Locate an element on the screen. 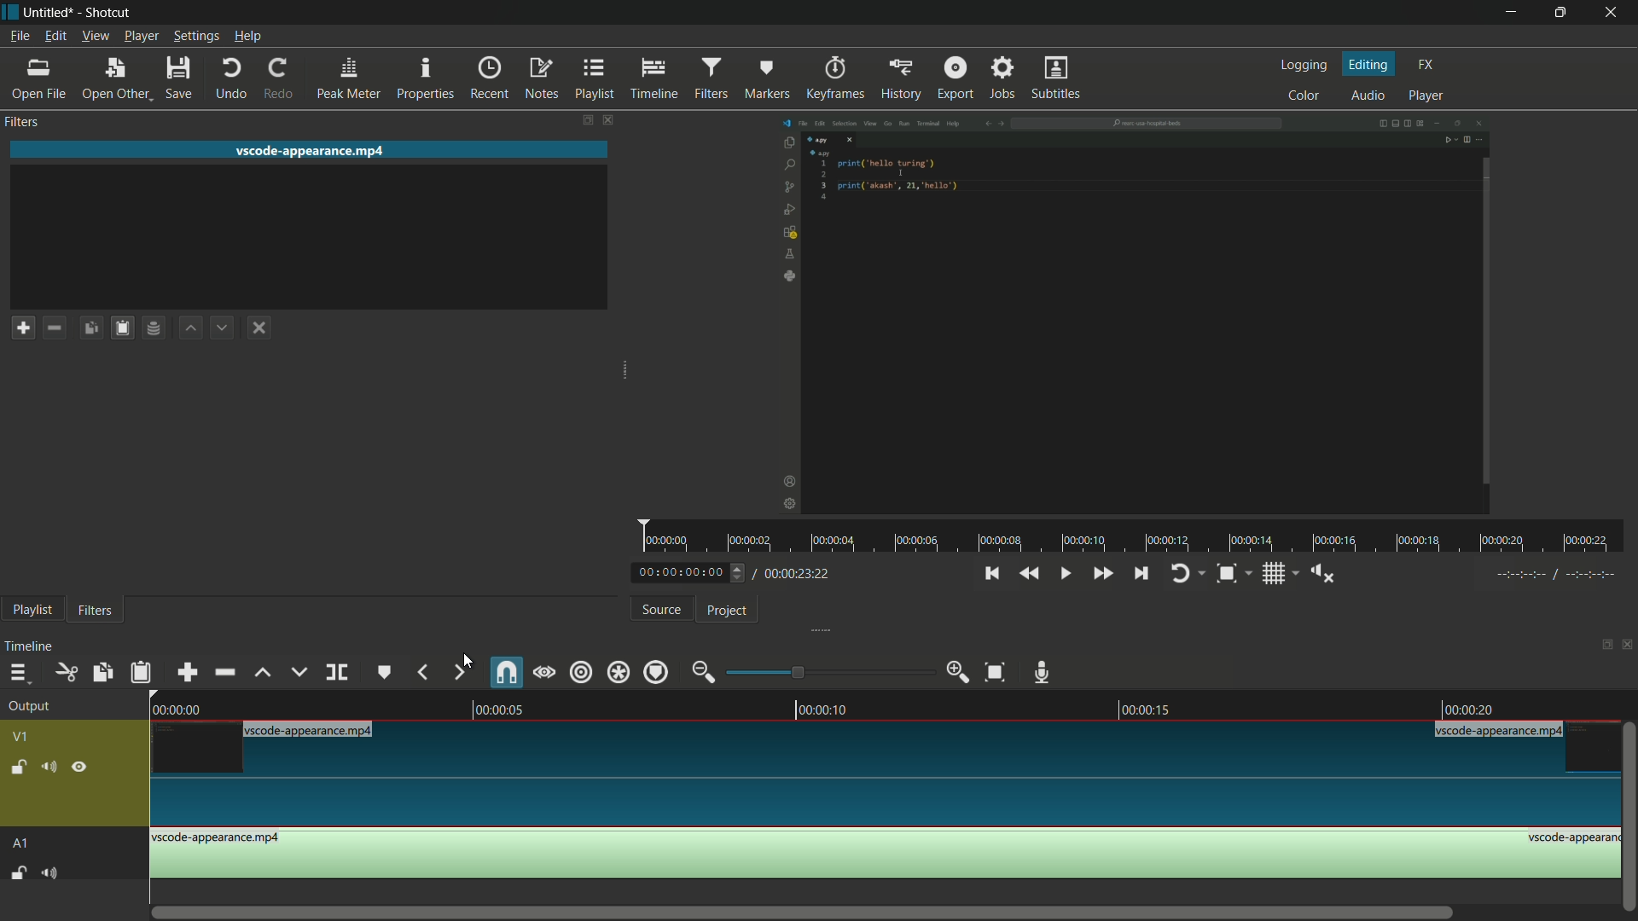 The height and width of the screenshot is (921, 1638). move filter down is located at coordinates (224, 328).